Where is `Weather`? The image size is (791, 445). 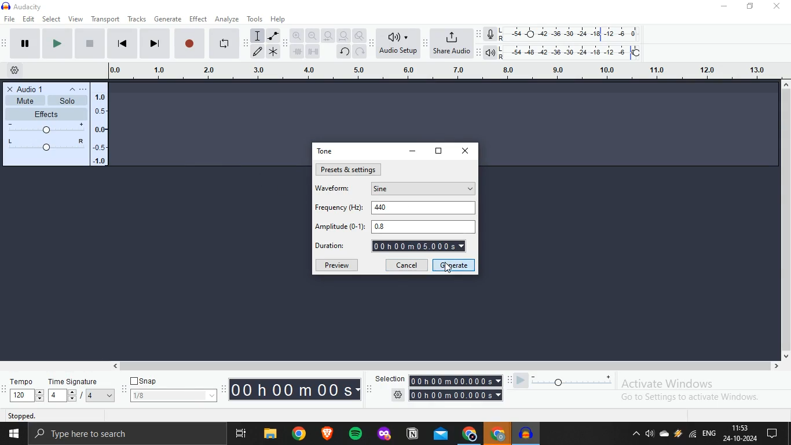 Weather is located at coordinates (678, 435).